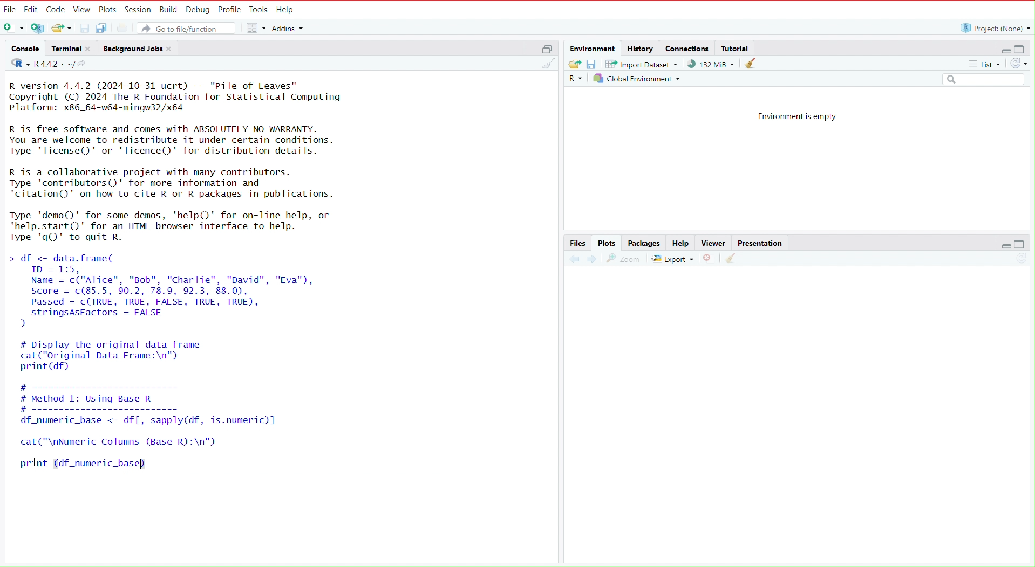 This screenshot has height=567, width=1035. I want to click on minimize, so click(1003, 48).